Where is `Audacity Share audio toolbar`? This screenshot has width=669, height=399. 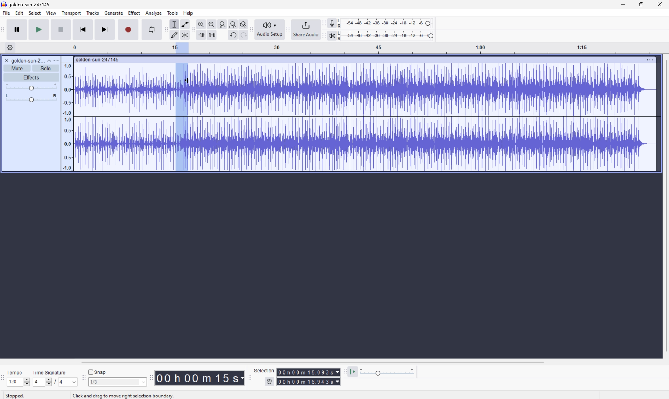
Audacity Share audio toolbar is located at coordinates (288, 28).